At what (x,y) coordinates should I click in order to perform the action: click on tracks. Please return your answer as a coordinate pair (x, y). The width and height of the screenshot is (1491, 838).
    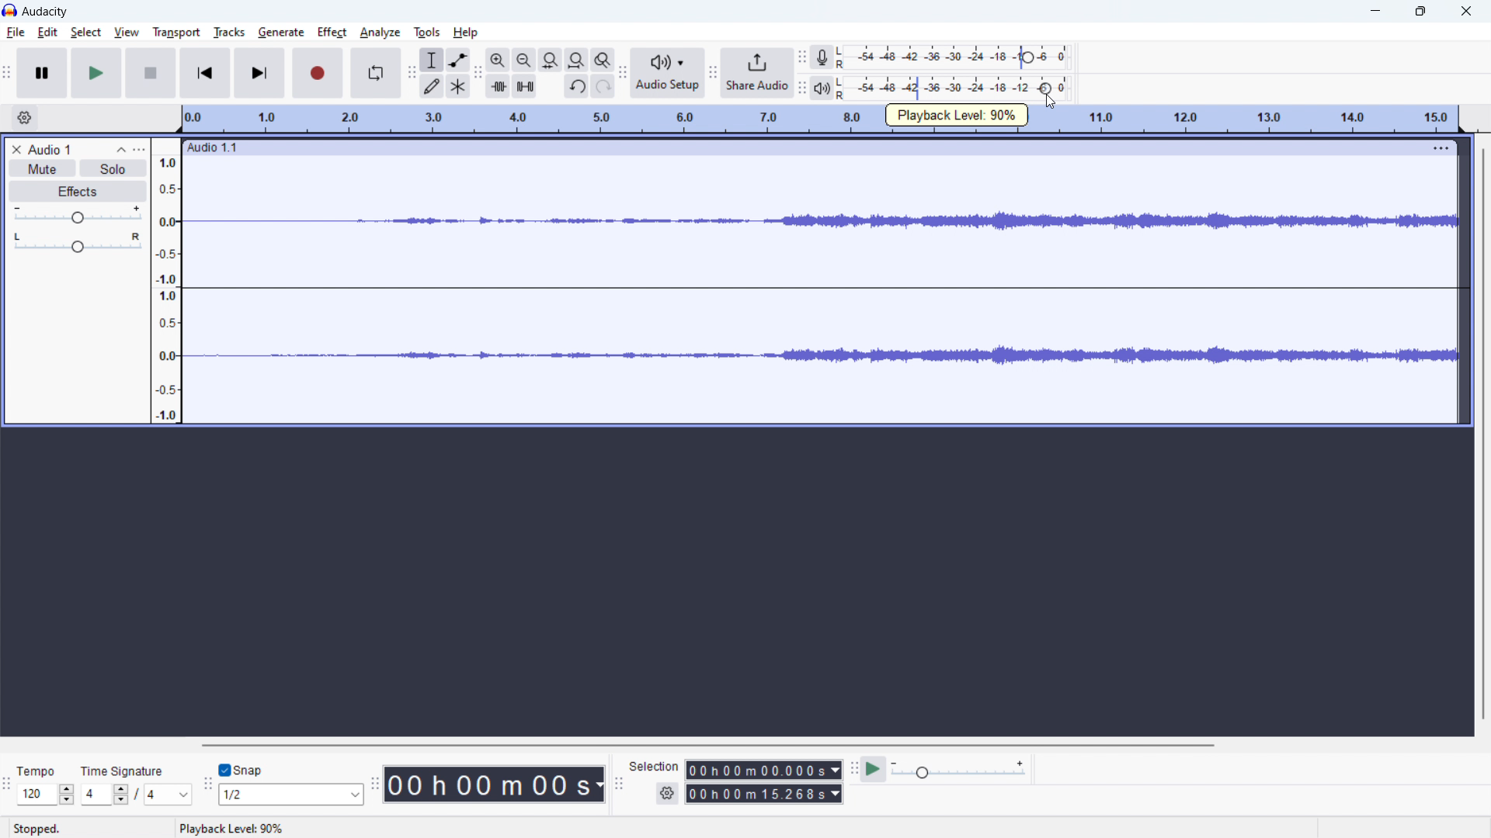
    Looking at the image, I should click on (229, 33).